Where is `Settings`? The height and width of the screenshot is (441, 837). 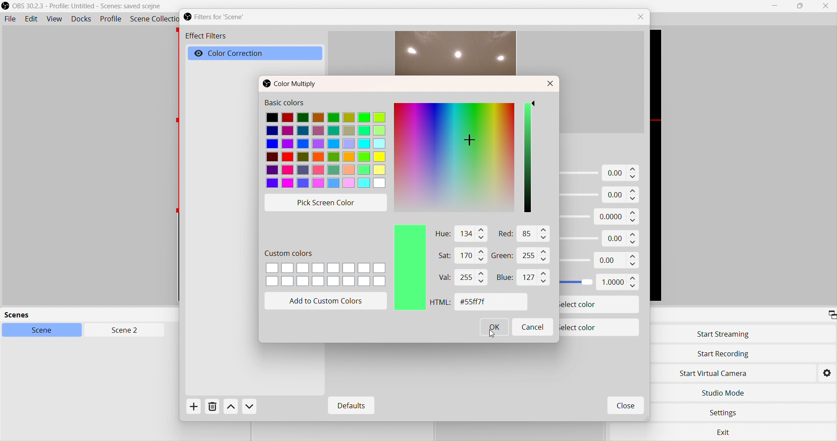 Settings is located at coordinates (725, 414).